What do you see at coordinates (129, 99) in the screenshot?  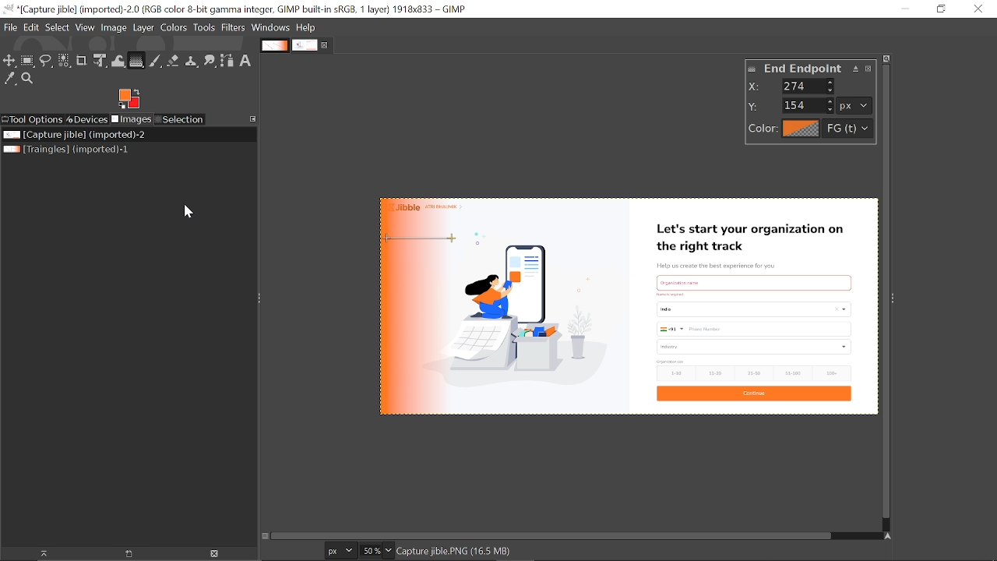 I see `Foreground color` at bounding box center [129, 99].